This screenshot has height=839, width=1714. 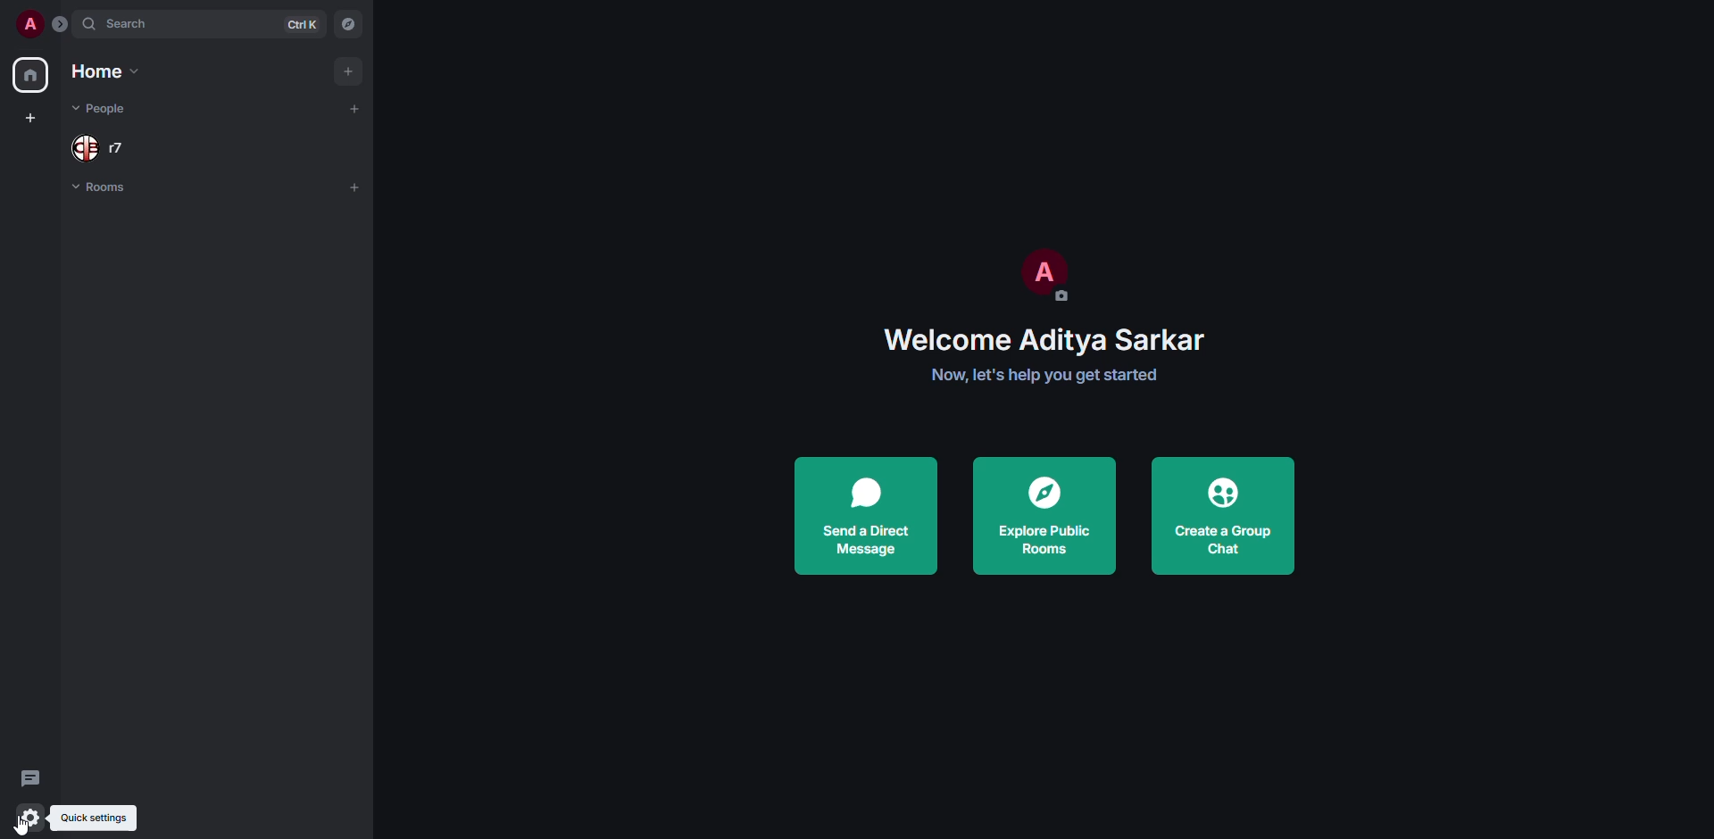 What do you see at coordinates (32, 816) in the screenshot?
I see `quick settings` at bounding box center [32, 816].